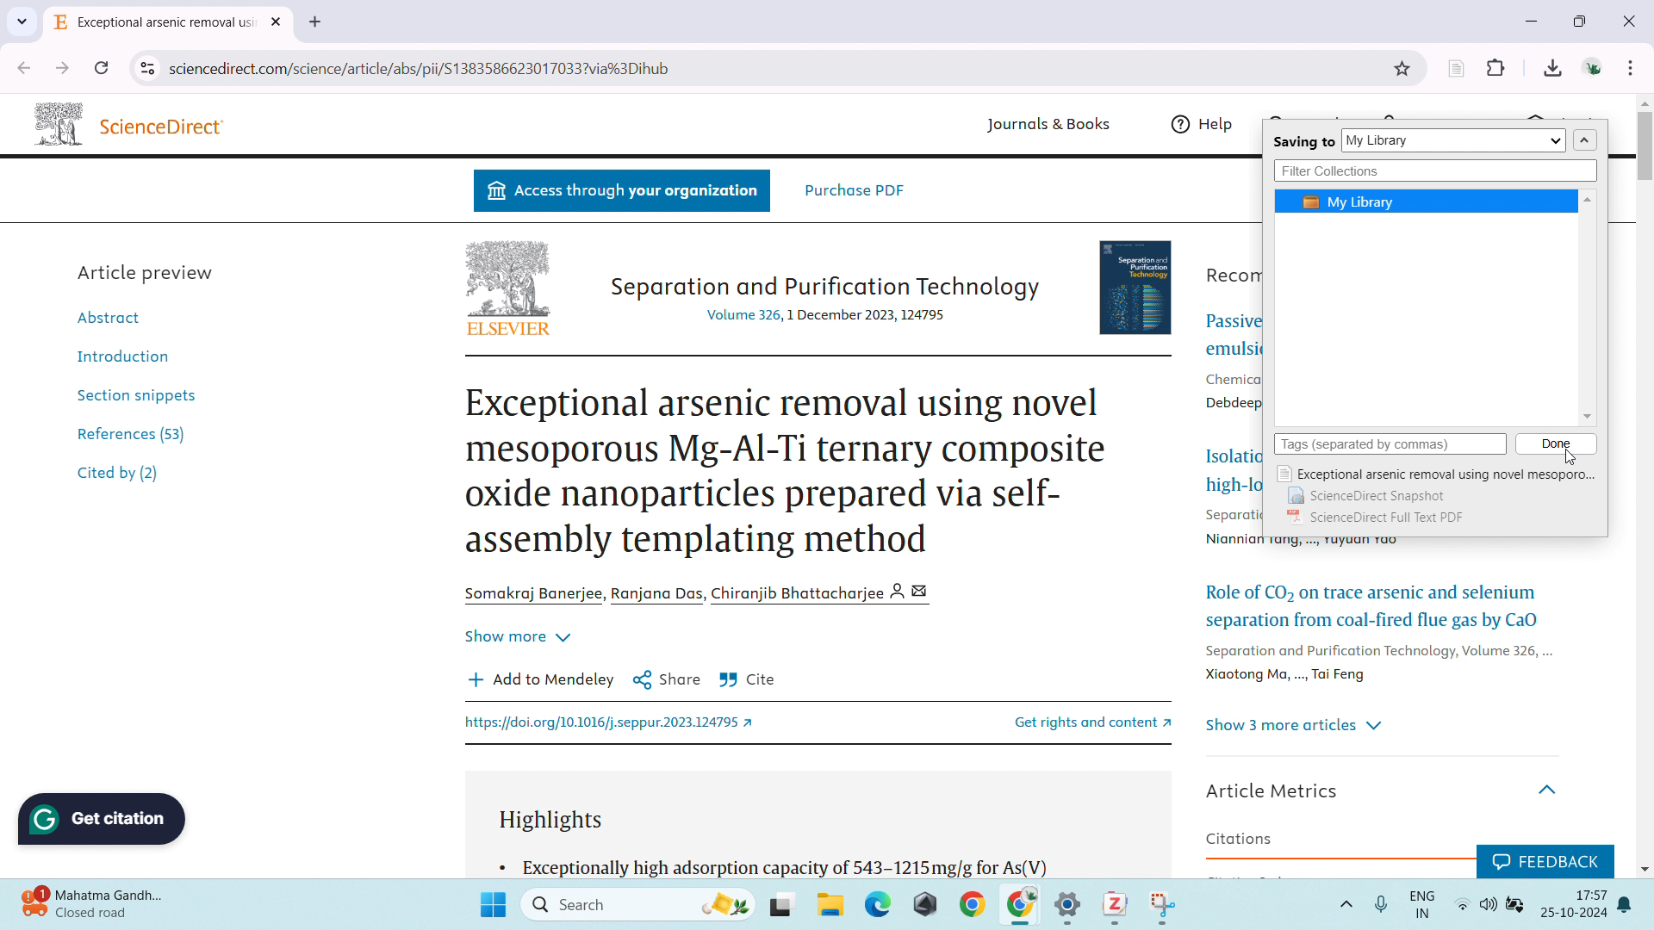  What do you see at coordinates (165, 127) in the screenshot?
I see `ScienceDirect` at bounding box center [165, 127].